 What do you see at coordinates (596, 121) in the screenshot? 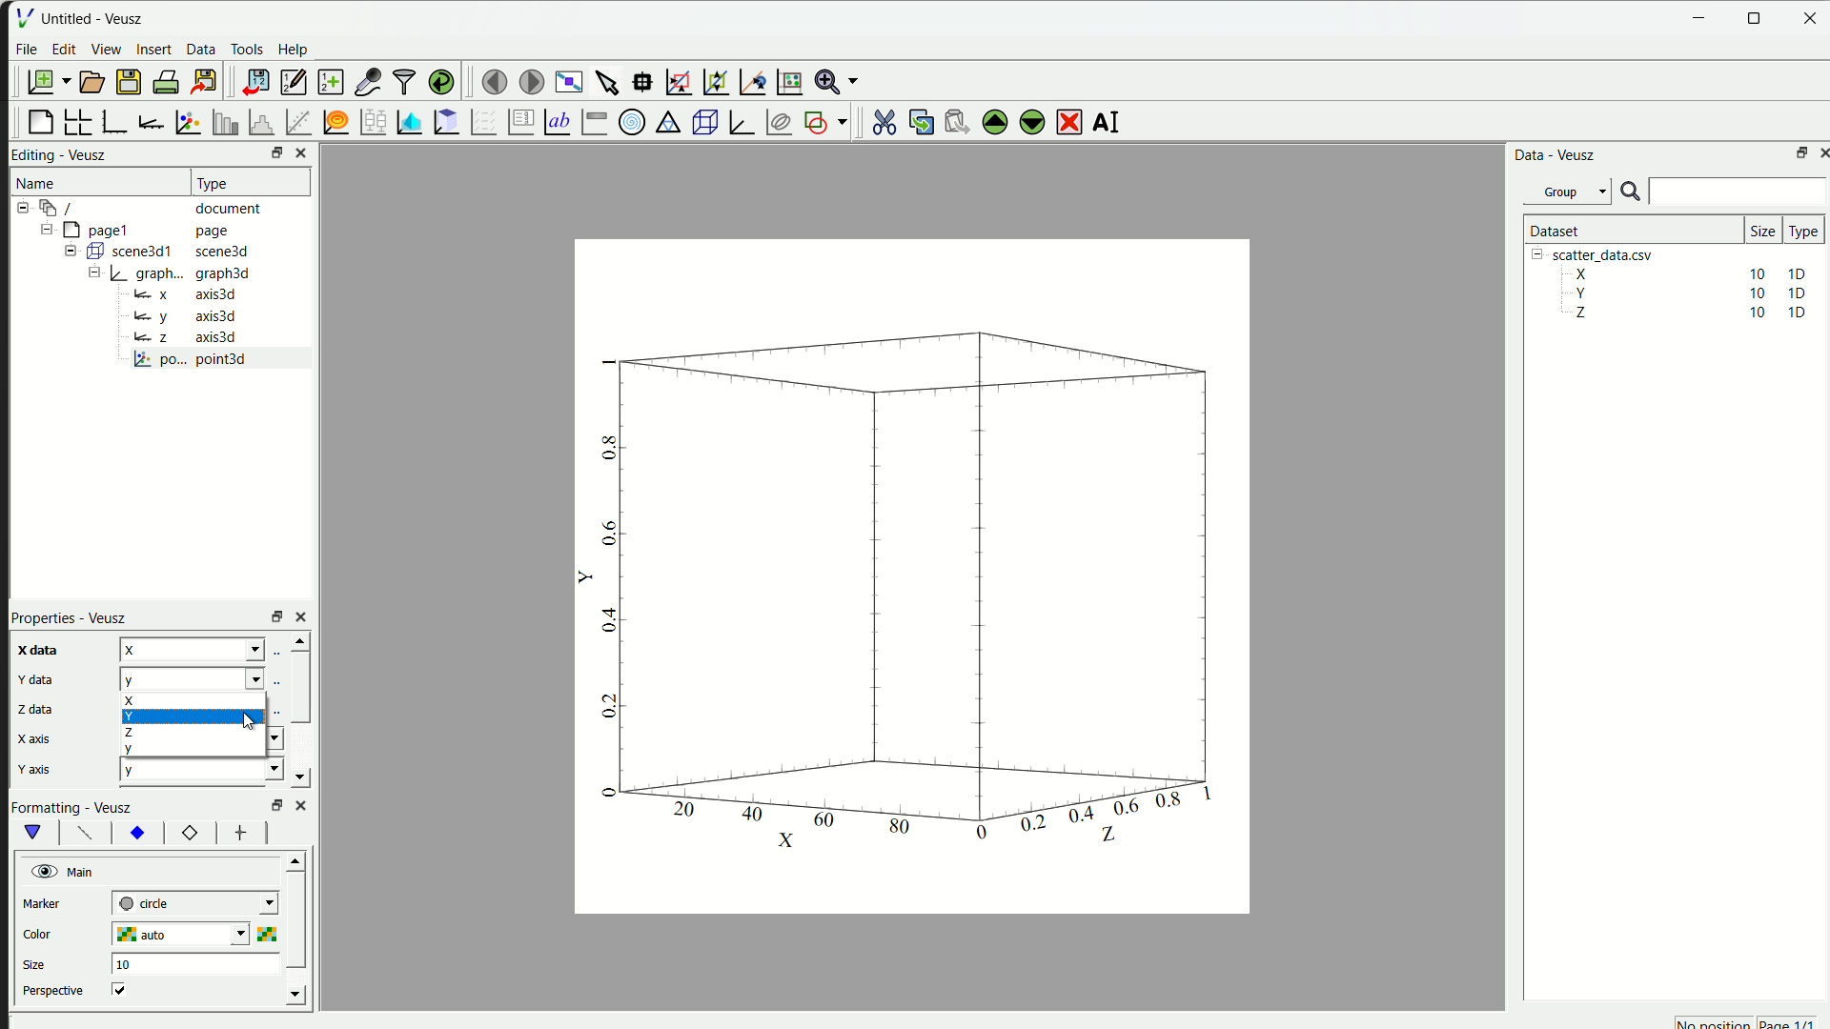
I see `Image color bar` at bounding box center [596, 121].